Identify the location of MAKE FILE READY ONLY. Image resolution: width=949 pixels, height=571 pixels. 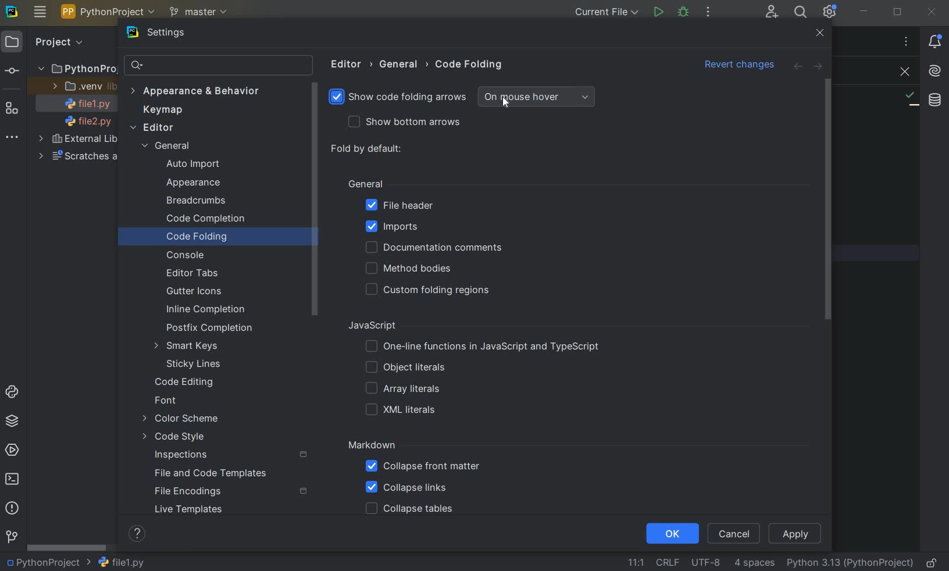
(934, 563).